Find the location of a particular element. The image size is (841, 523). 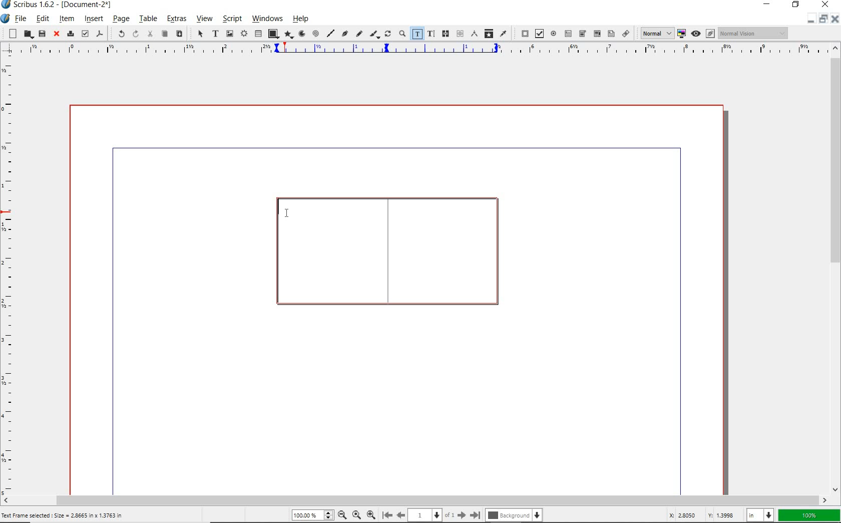

copy is located at coordinates (165, 35).